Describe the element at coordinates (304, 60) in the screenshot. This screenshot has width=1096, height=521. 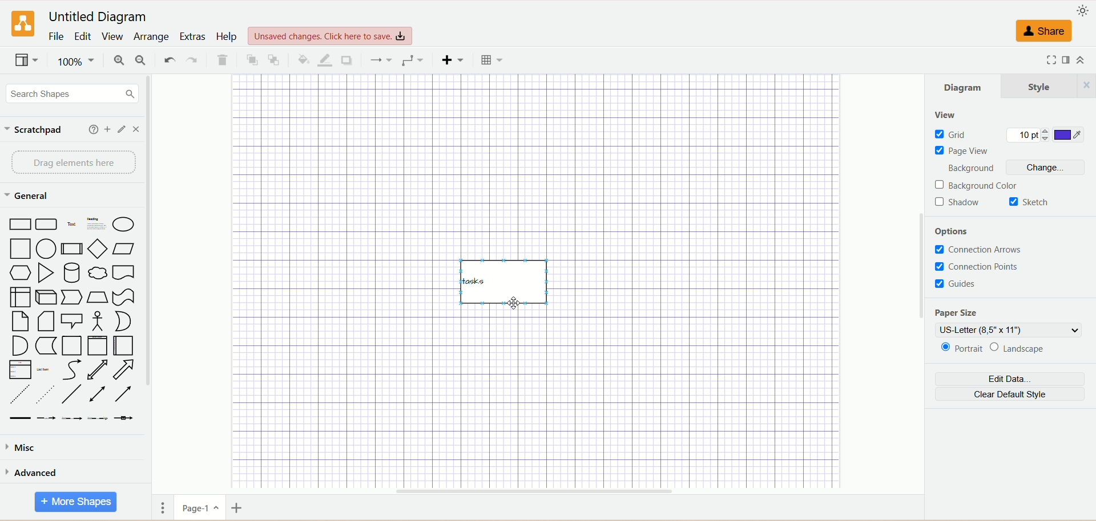
I see `fill color` at that location.